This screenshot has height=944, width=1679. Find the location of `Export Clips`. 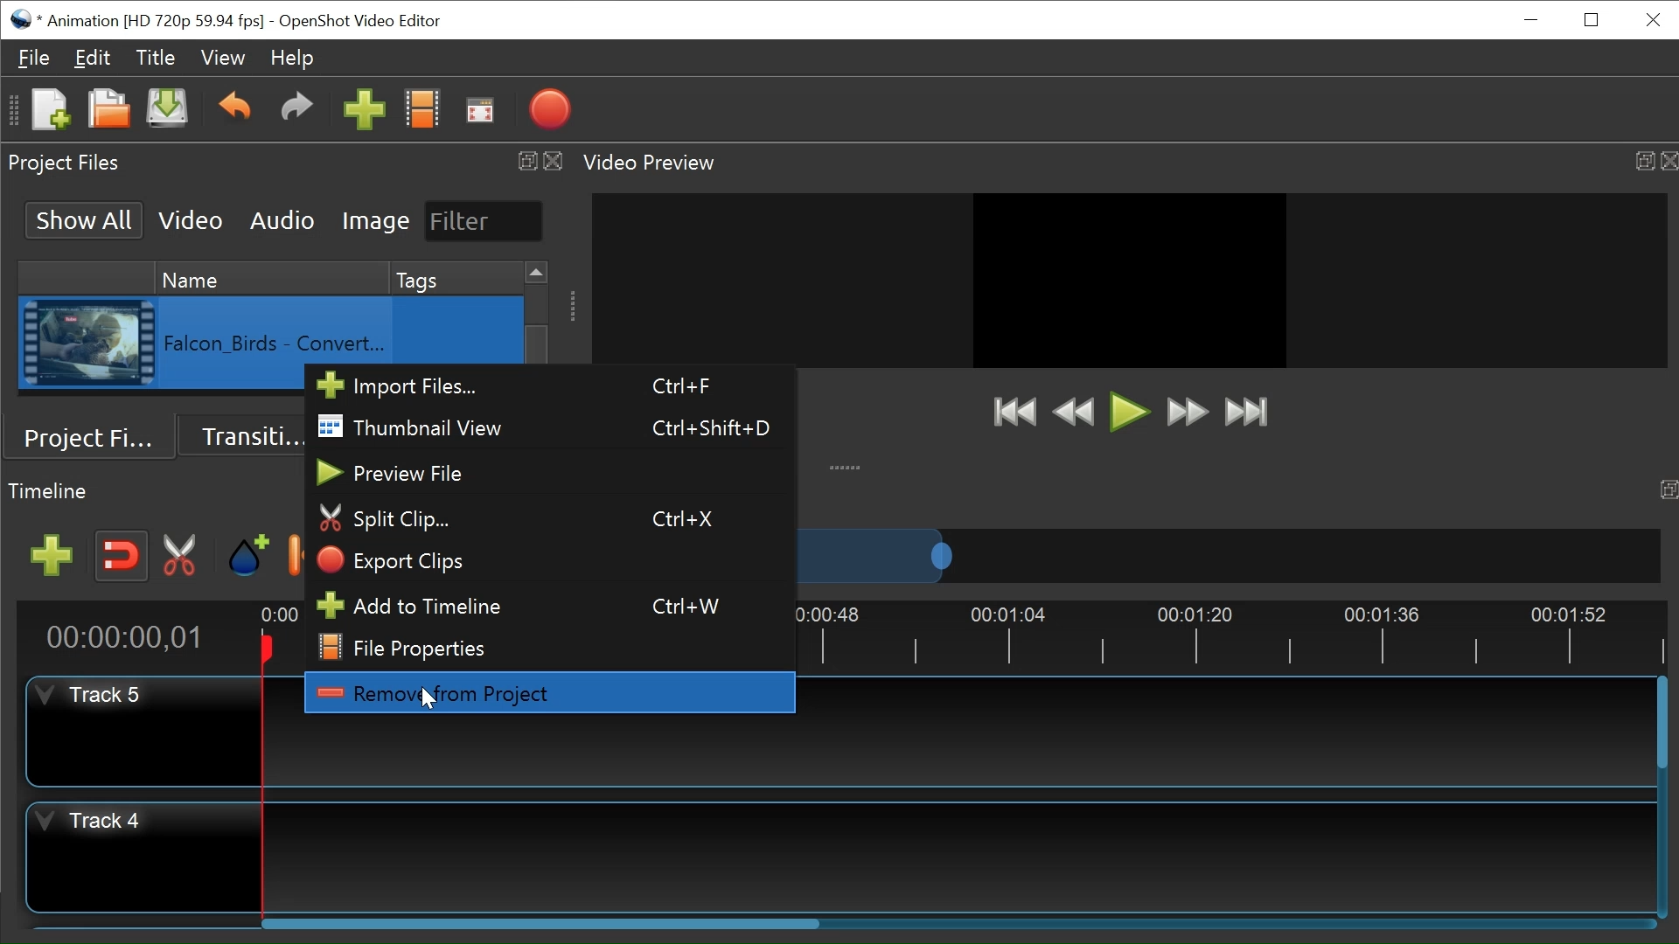

Export Clips is located at coordinates (547, 560).